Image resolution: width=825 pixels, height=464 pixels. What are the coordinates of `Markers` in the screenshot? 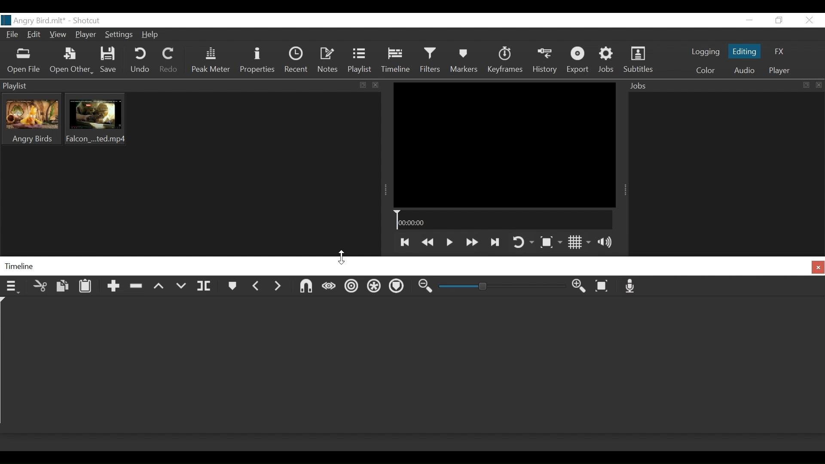 It's located at (231, 287).